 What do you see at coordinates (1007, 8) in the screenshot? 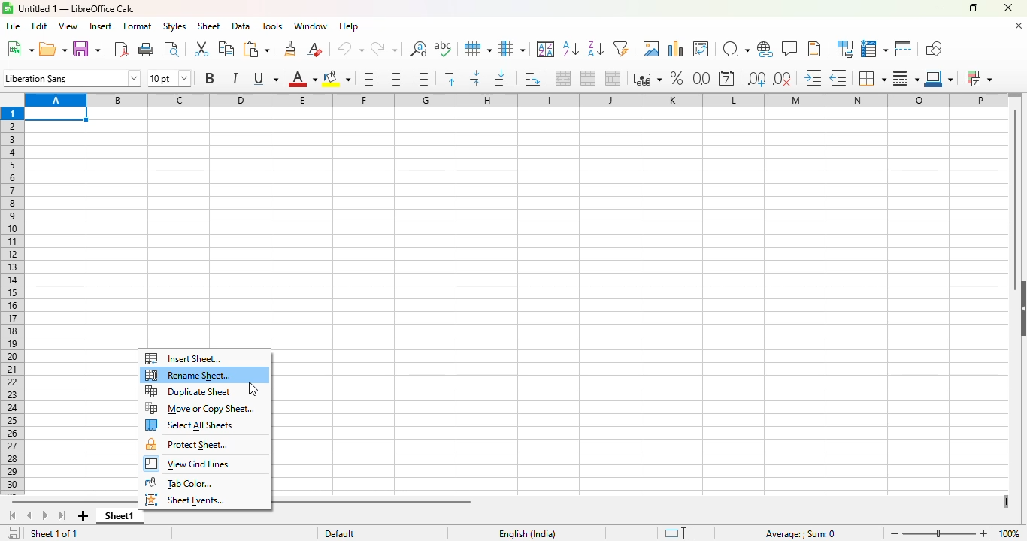
I see `close` at bounding box center [1007, 8].